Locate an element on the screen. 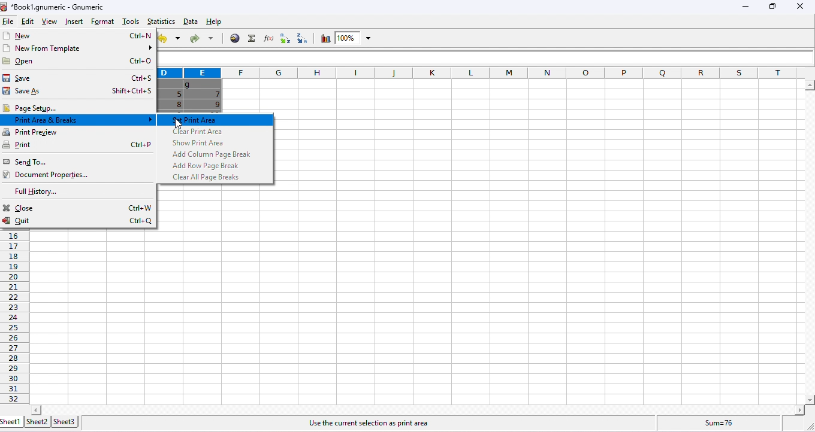 This screenshot has width=815, height=432. maximize is located at coordinates (771, 7).